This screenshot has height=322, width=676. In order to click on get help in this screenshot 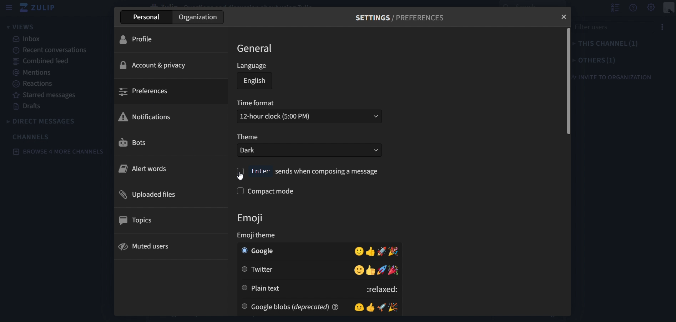, I will do `click(634, 8)`.